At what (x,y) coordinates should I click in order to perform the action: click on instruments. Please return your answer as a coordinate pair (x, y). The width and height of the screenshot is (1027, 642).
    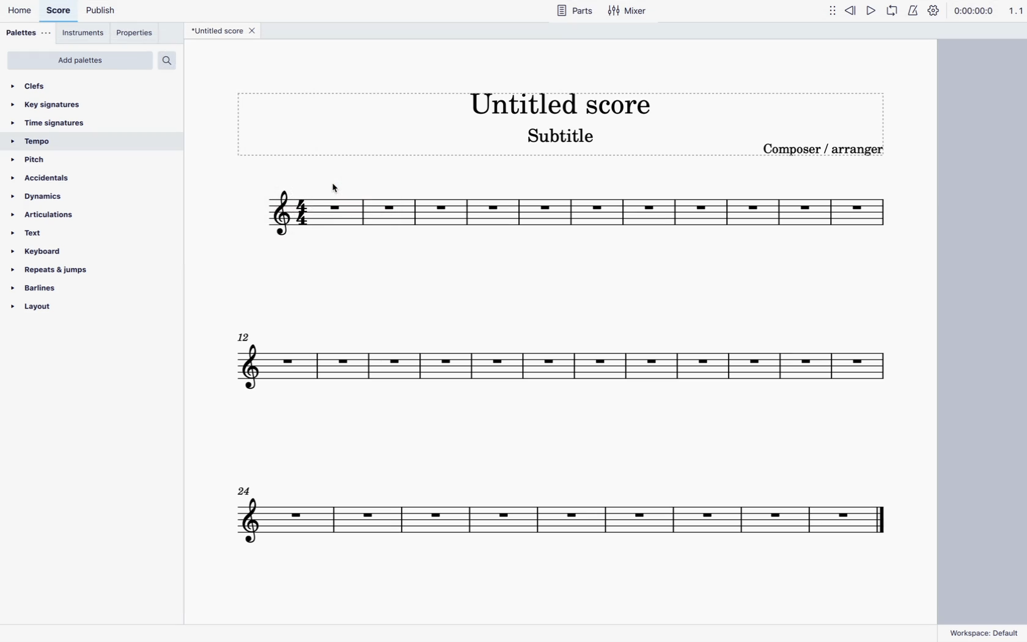
    Looking at the image, I should click on (86, 35).